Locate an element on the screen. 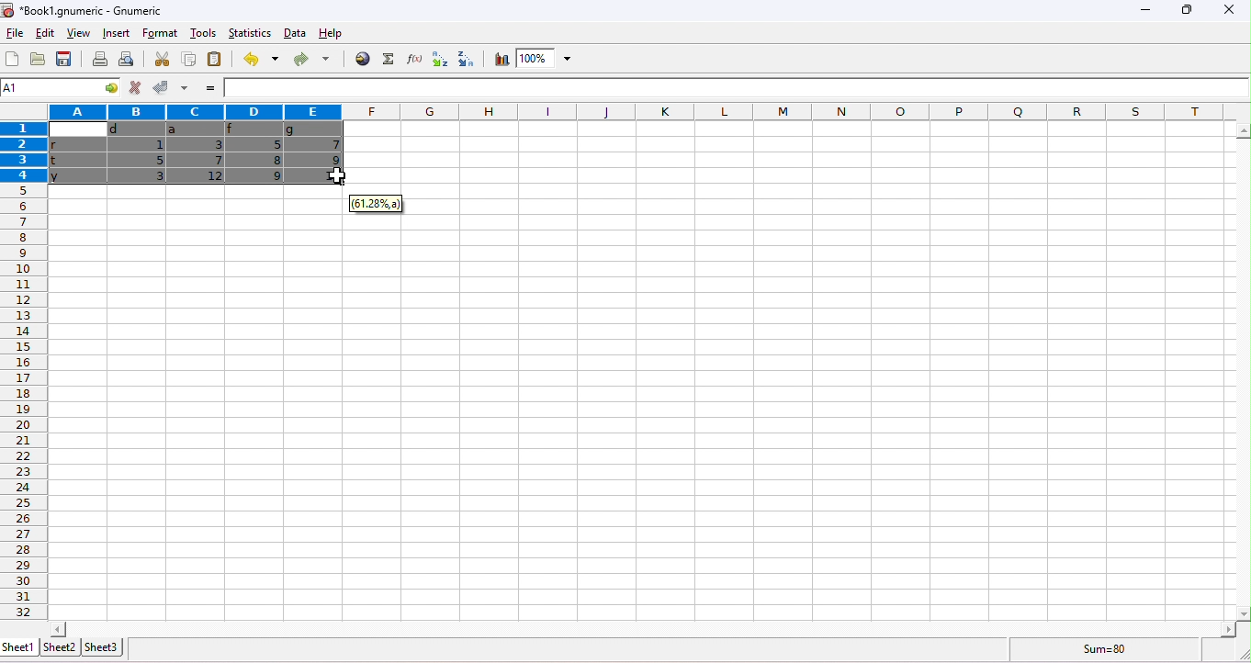  hyperlink is located at coordinates (360, 58).